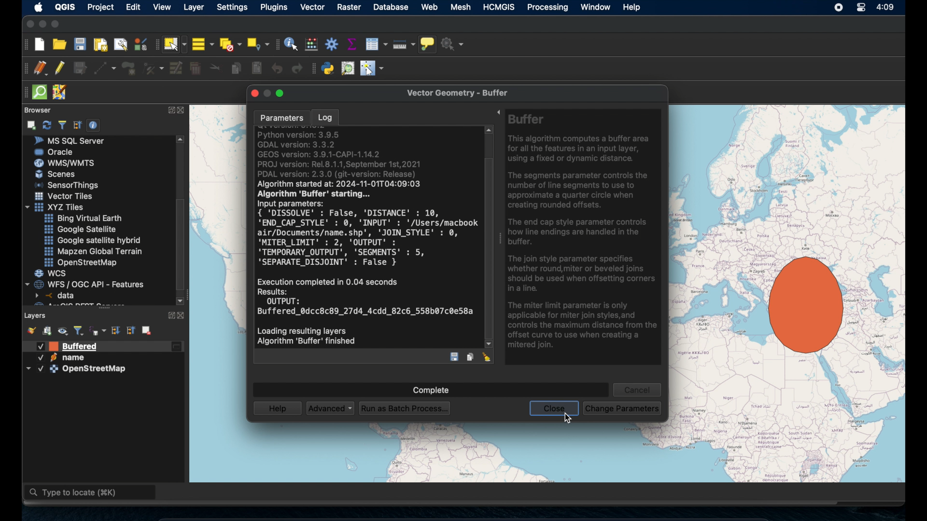  I want to click on plugins toolbar, so click(312, 68).